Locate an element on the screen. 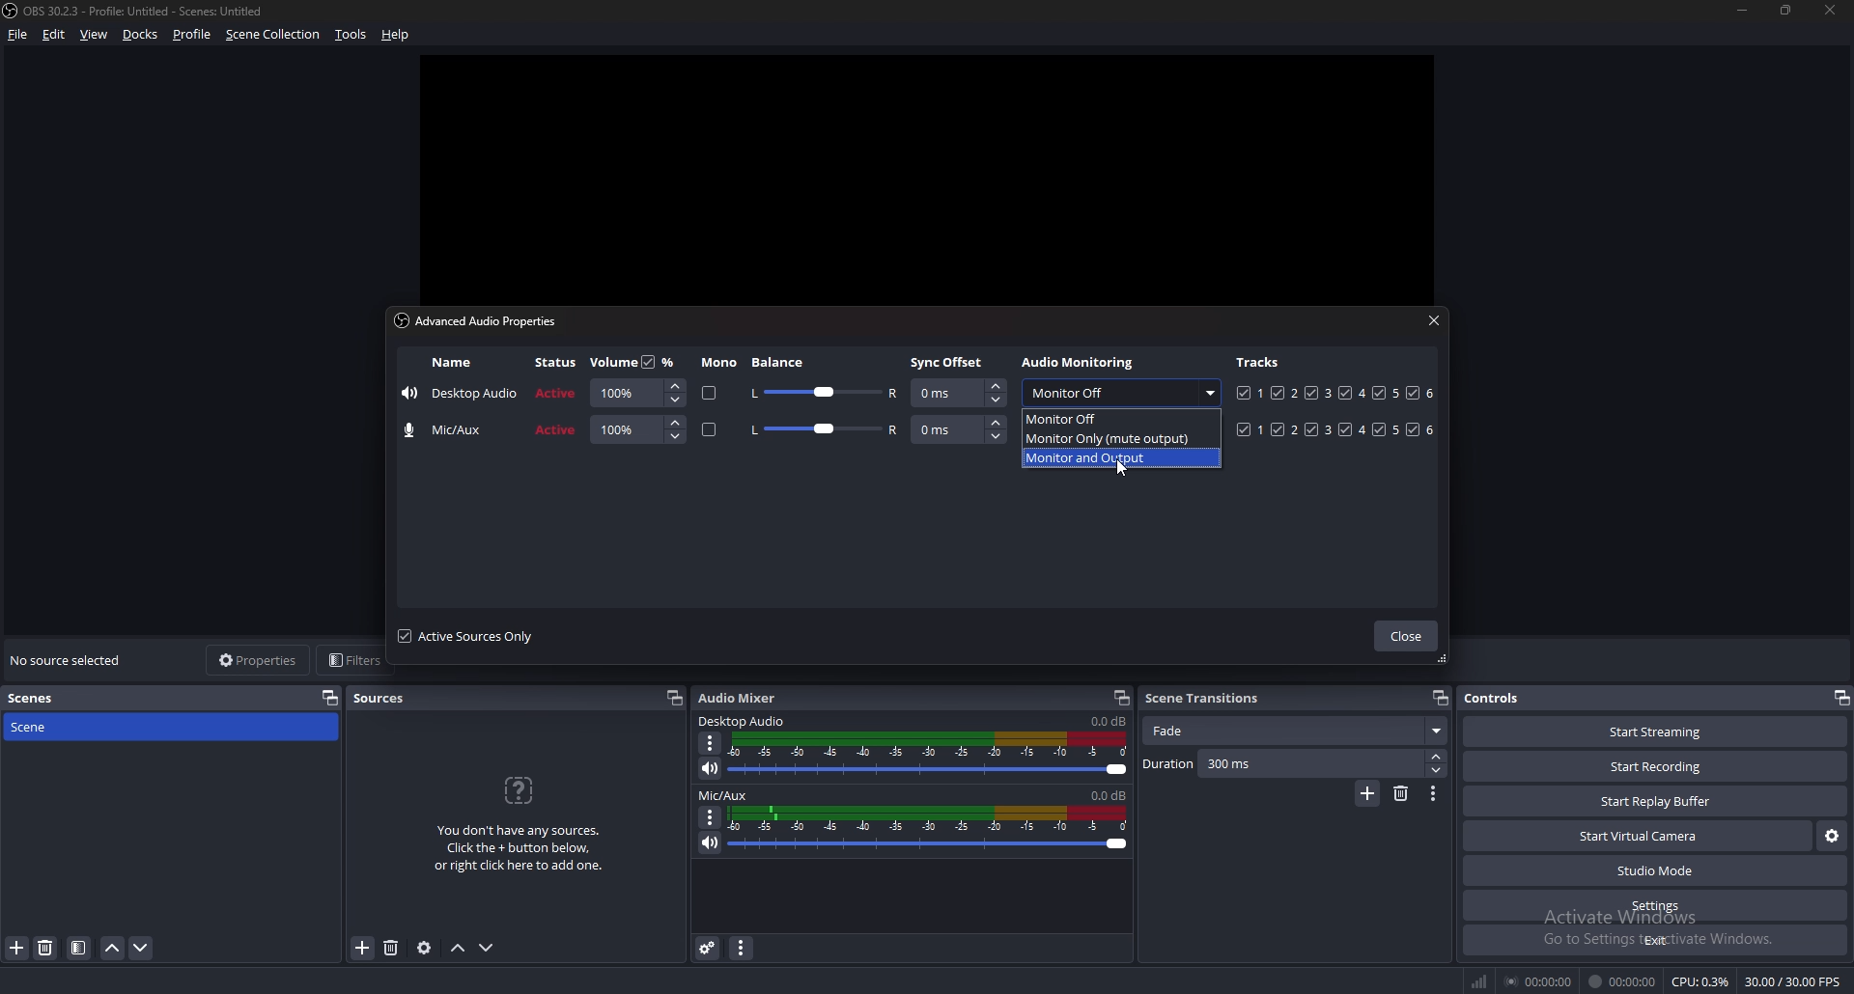 This screenshot has height=994, width=1854. source properties is located at coordinates (426, 947).